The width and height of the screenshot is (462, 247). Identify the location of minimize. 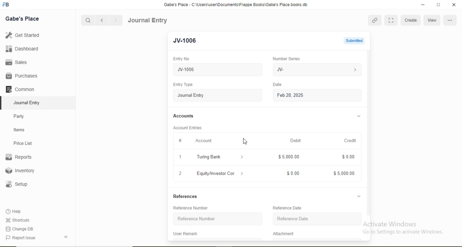
(422, 5).